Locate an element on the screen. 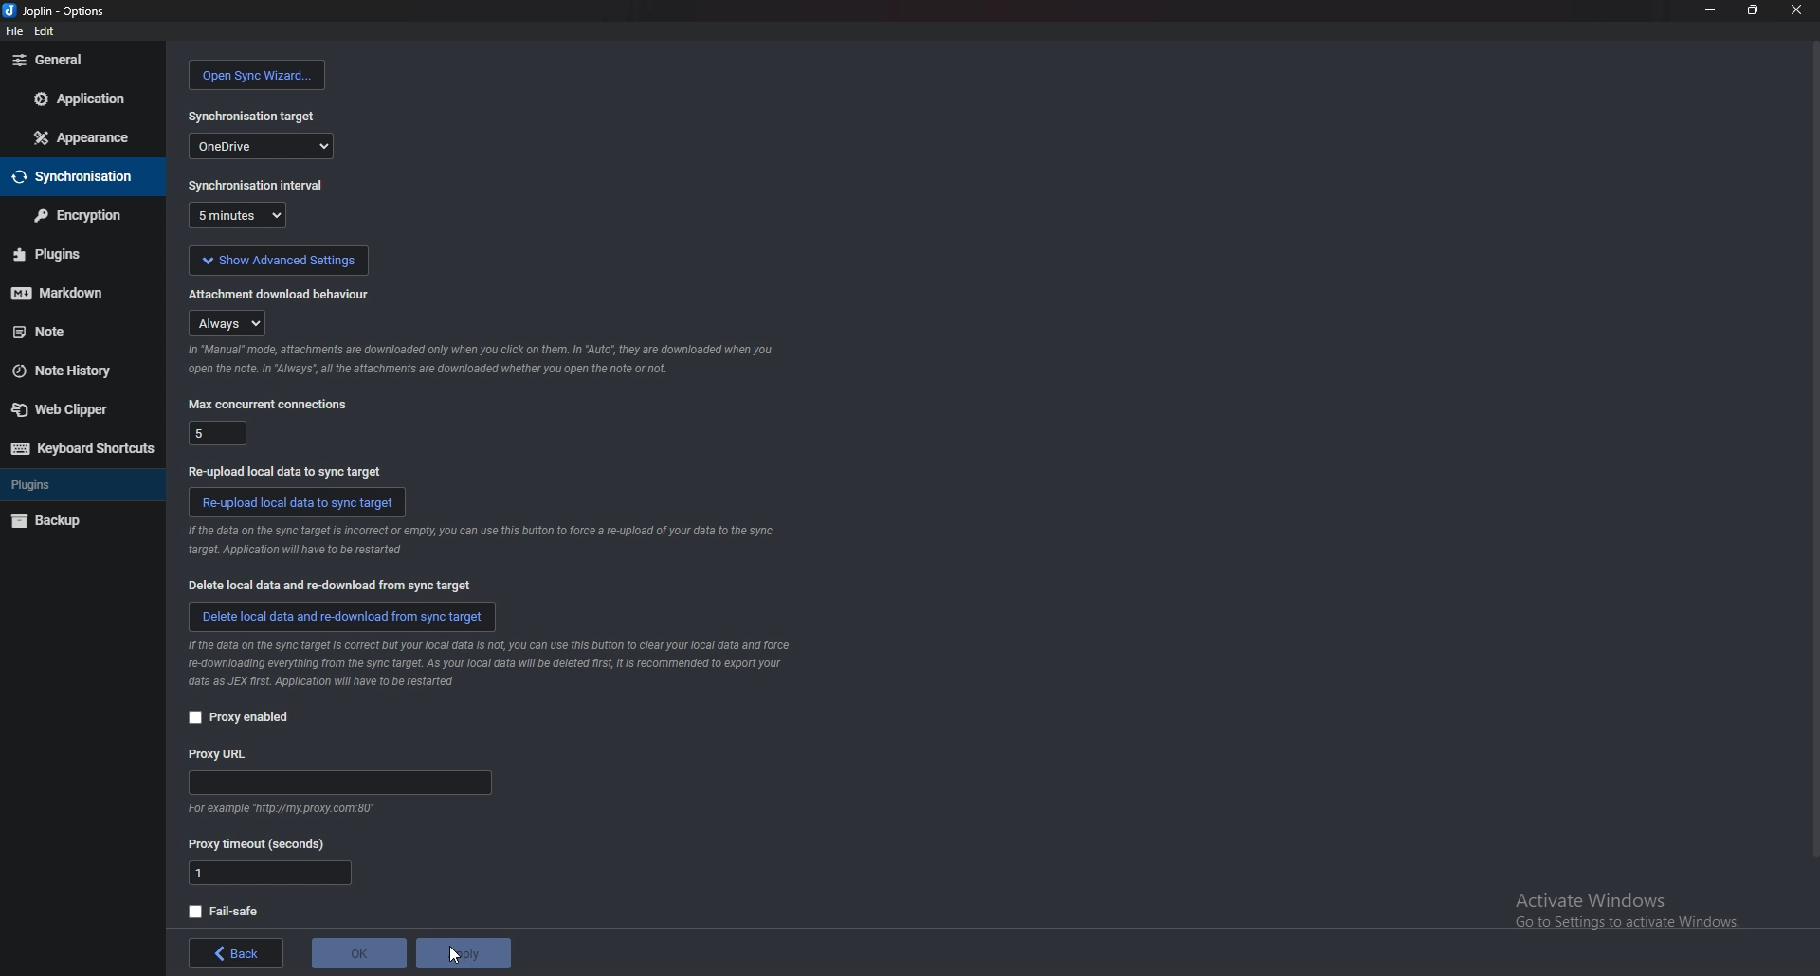  scroll bar is located at coordinates (1812, 455).